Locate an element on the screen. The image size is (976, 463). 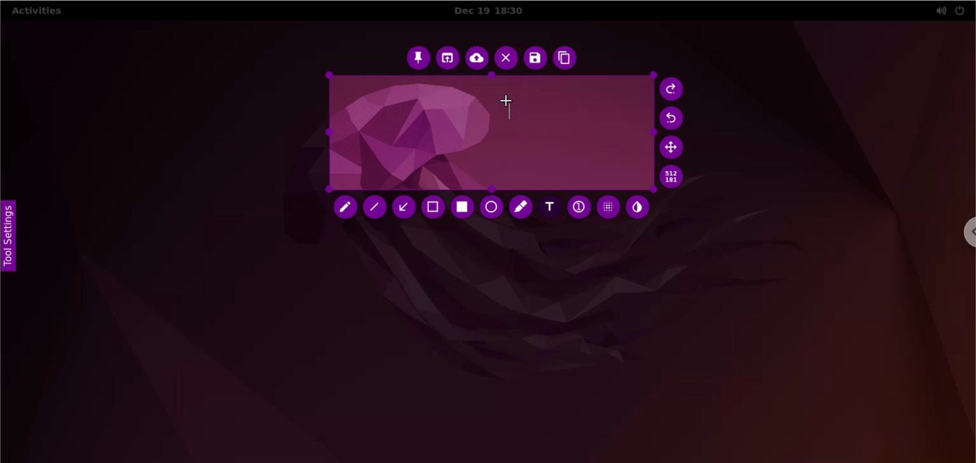
copy to clipboard is located at coordinates (568, 58).